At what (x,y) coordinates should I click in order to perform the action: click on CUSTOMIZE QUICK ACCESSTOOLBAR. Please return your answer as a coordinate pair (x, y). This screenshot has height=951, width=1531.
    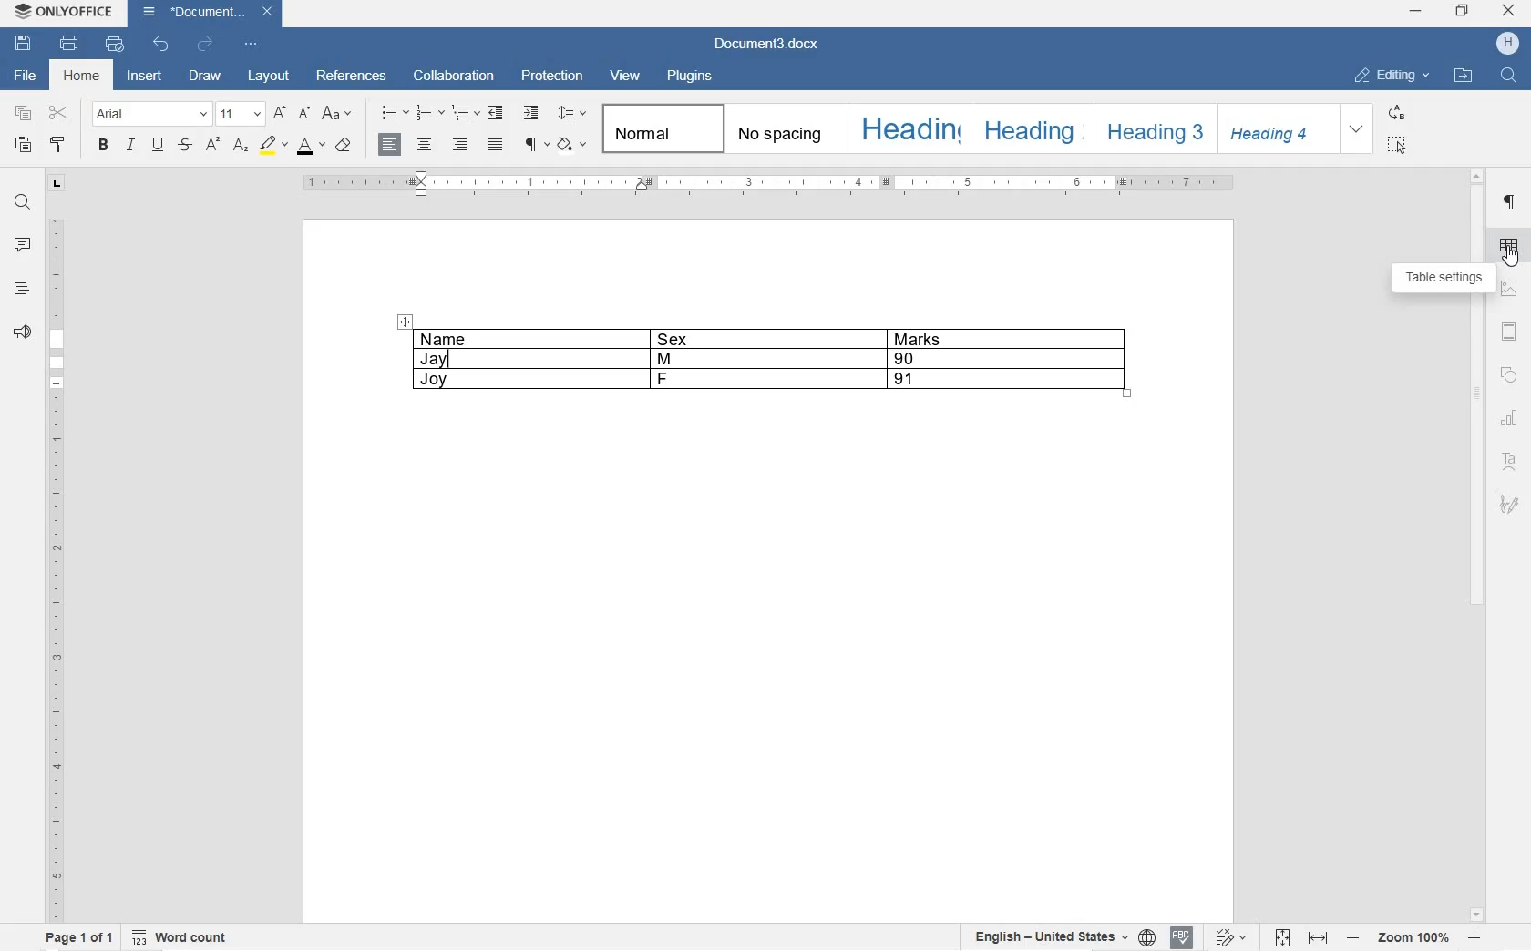
    Looking at the image, I should click on (252, 45).